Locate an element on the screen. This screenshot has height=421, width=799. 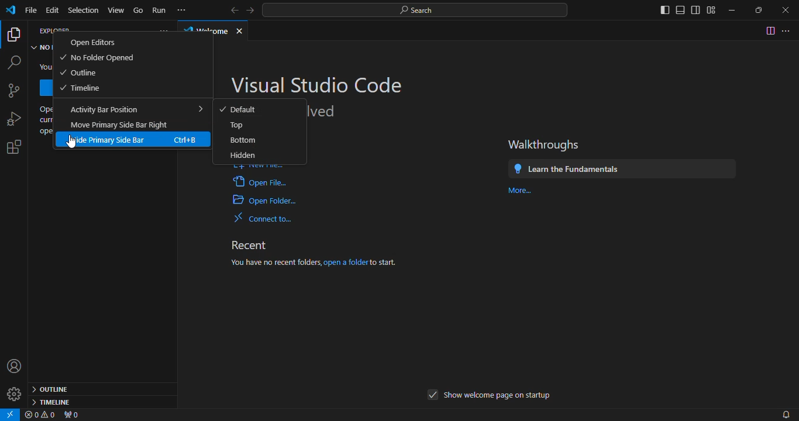
Open Folder is located at coordinates (266, 201).